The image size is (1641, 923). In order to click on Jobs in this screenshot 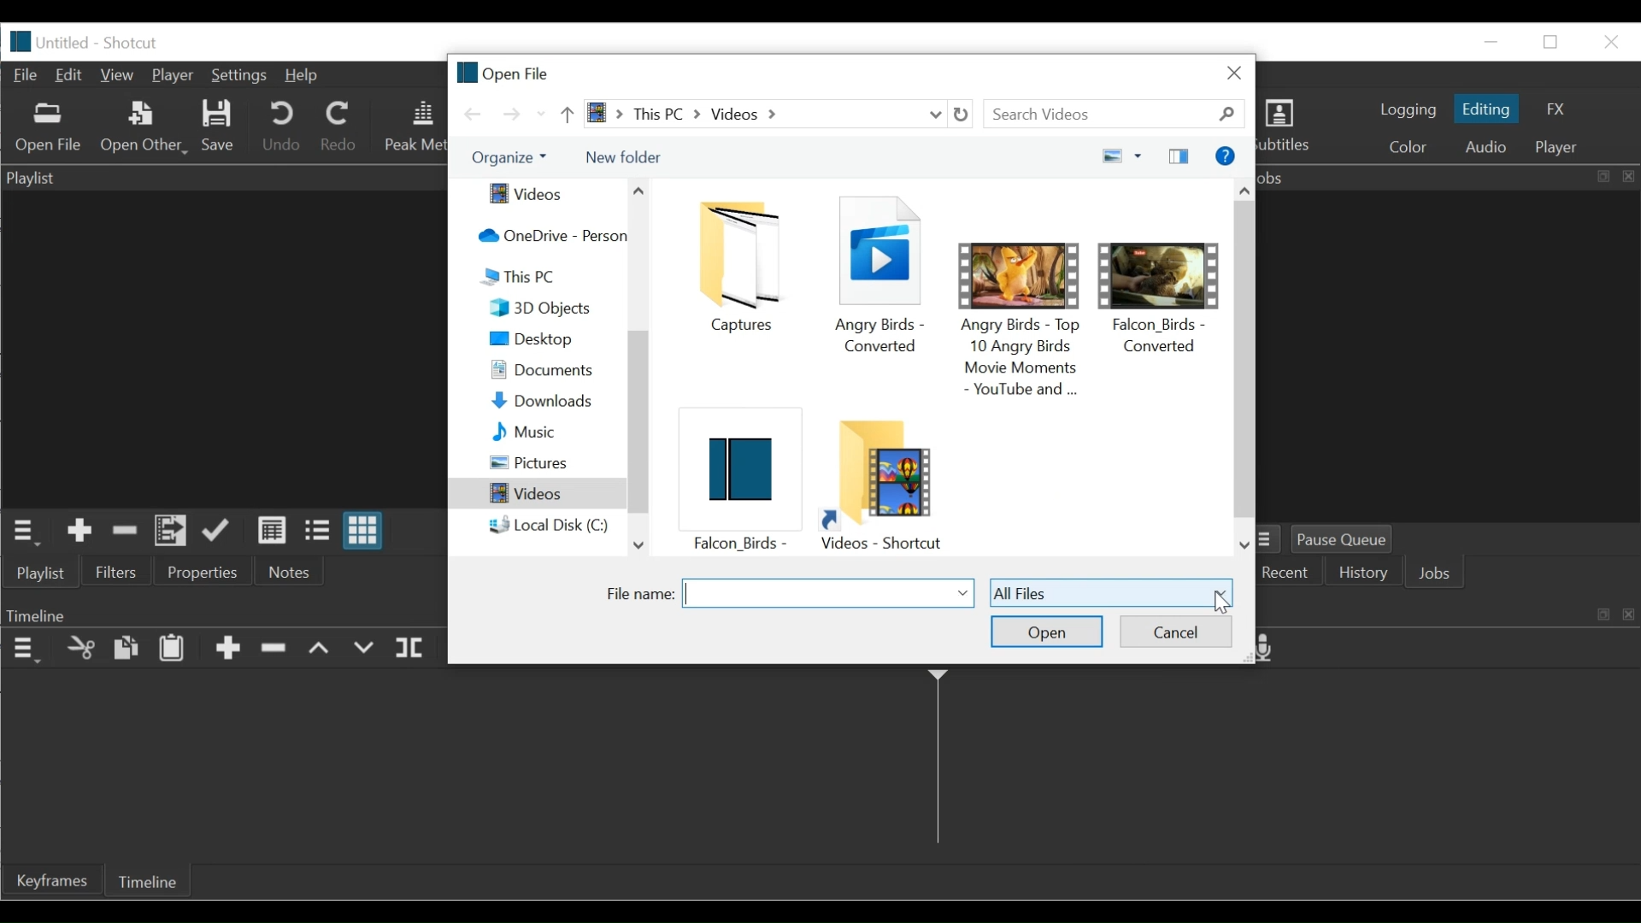, I will do `click(1439, 574)`.